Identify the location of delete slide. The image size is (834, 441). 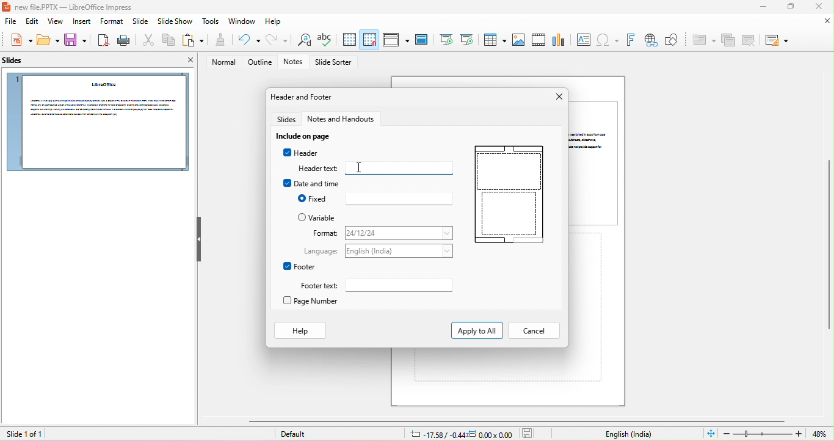
(749, 40).